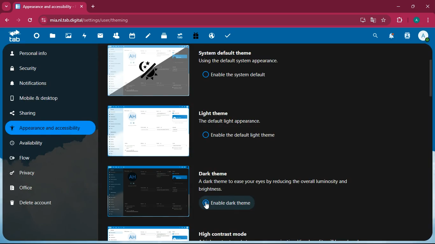  Describe the element at coordinates (82, 7) in the screenshot. I see `close tab` at that location.